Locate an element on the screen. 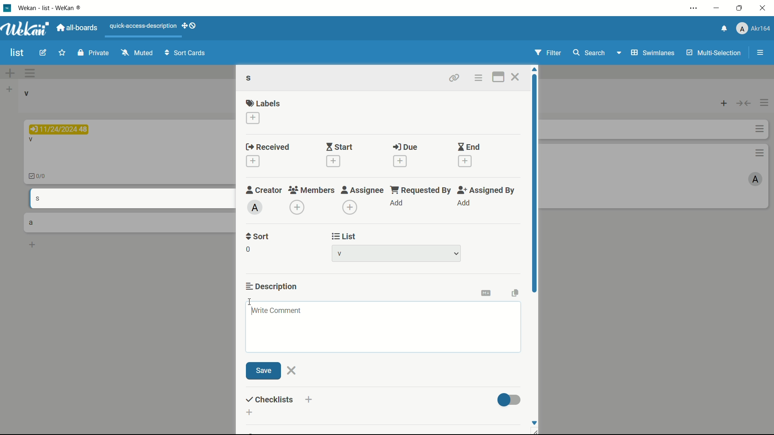 Image resolution: width=774 pixels, height=435 pixels. app icon is located at coordinates (8, 8).